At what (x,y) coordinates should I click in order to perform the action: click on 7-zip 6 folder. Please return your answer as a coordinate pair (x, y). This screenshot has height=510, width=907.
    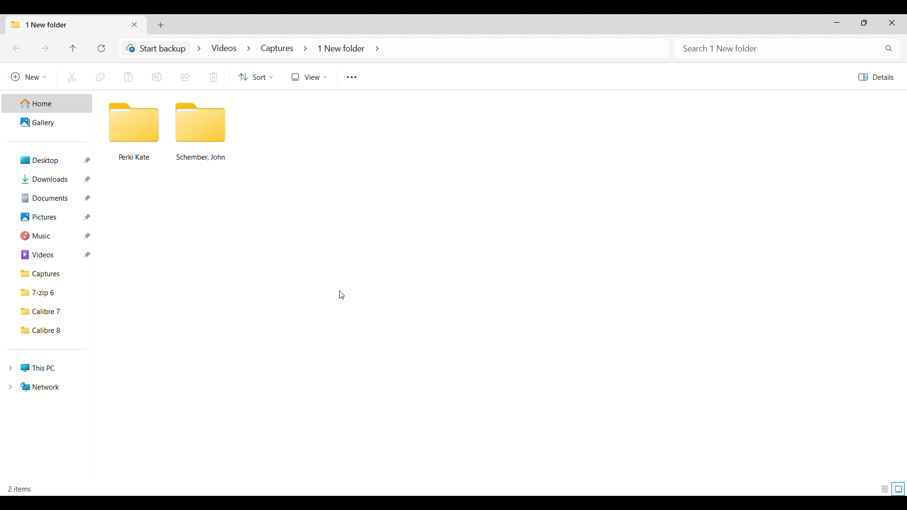
    Looking at the image, I should click on (50, 293).